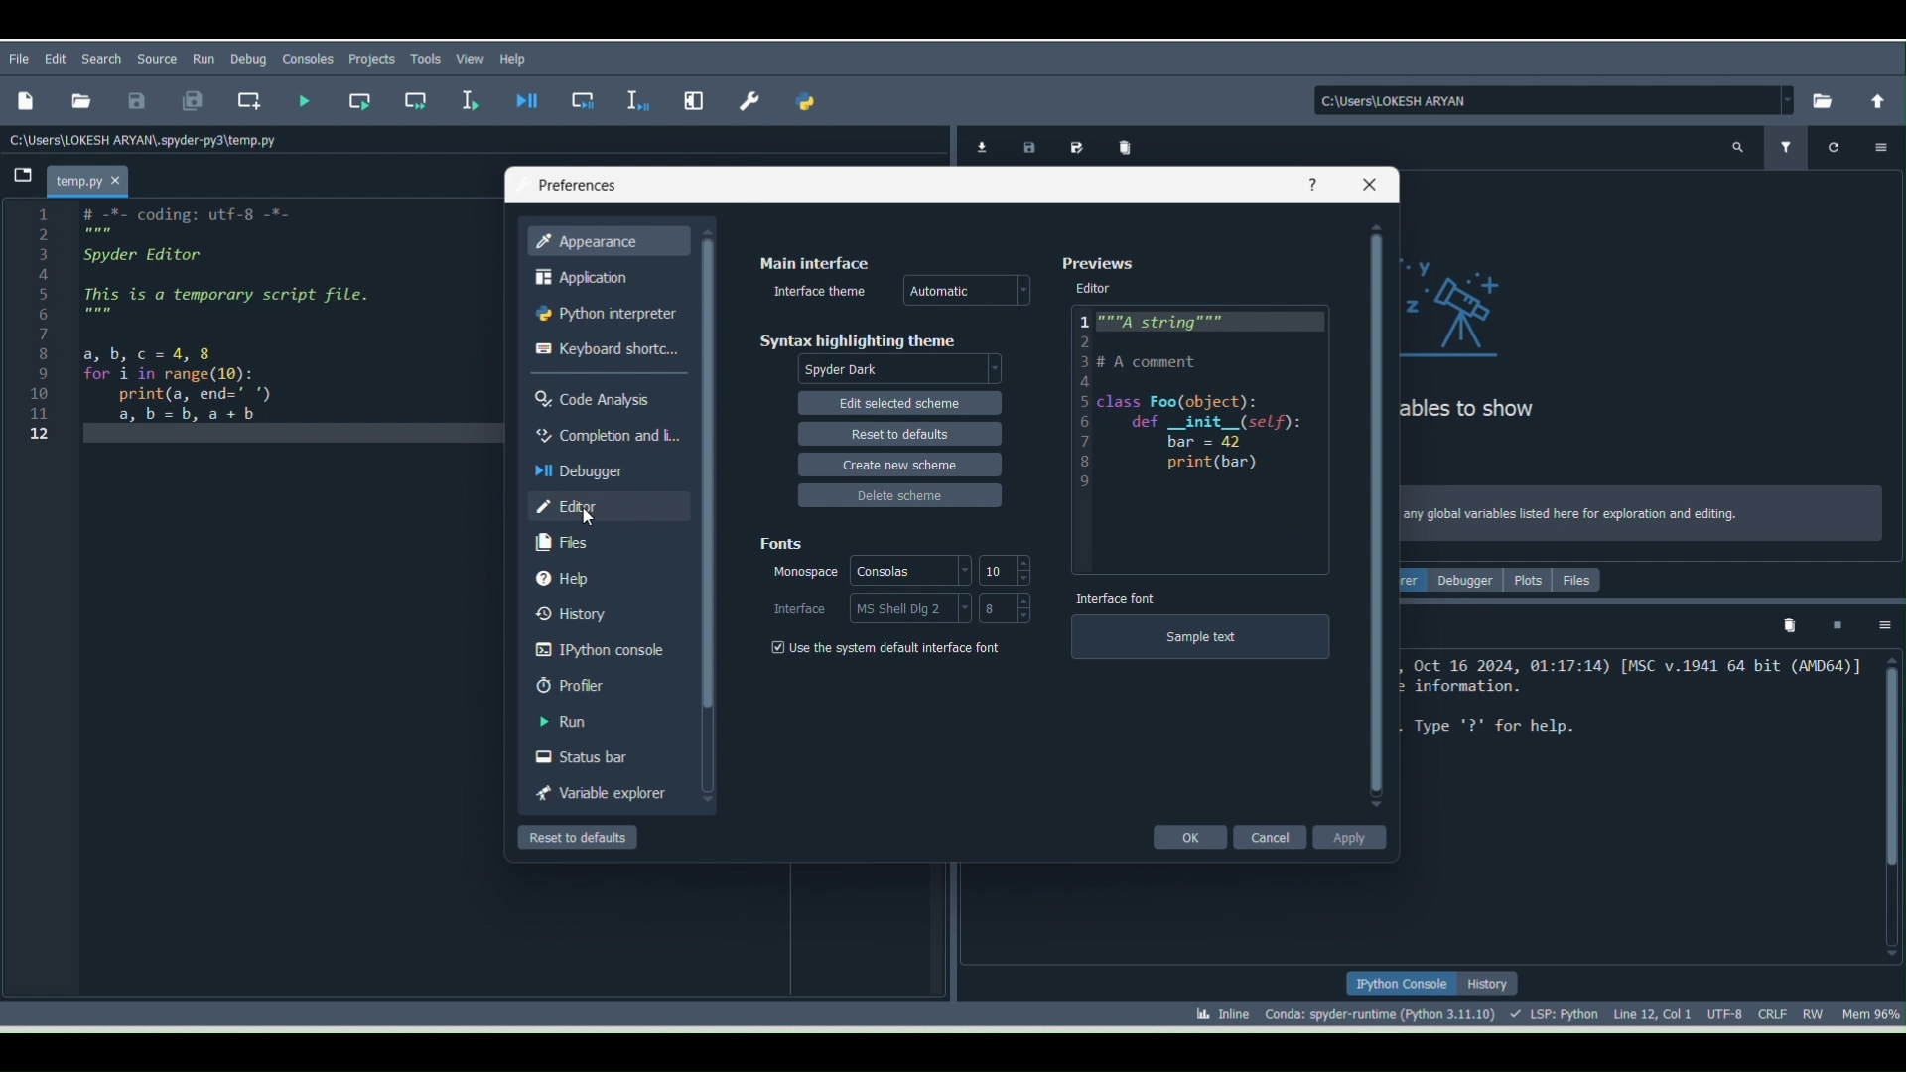 This screenshot has width=1906, height=1072. Describe the element at coordinates (697, 95) in the screenshot. I see `Maximize current pane (Ctrl + Alt + Shift + M)` at that location.